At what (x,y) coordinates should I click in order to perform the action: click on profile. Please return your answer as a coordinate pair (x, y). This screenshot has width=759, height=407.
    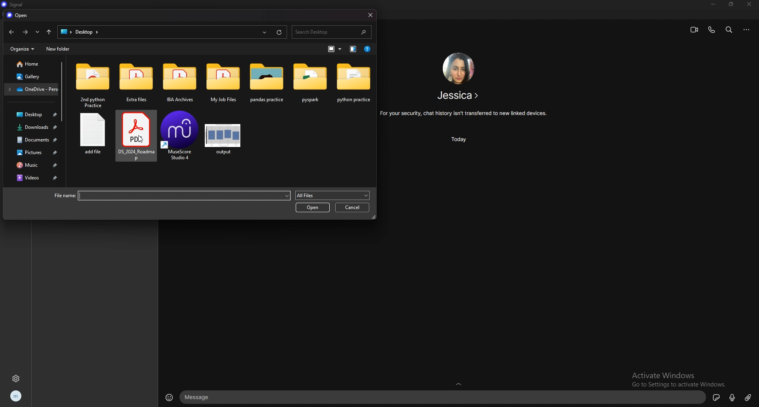
    Looking at the image, I should click on (16, 397).